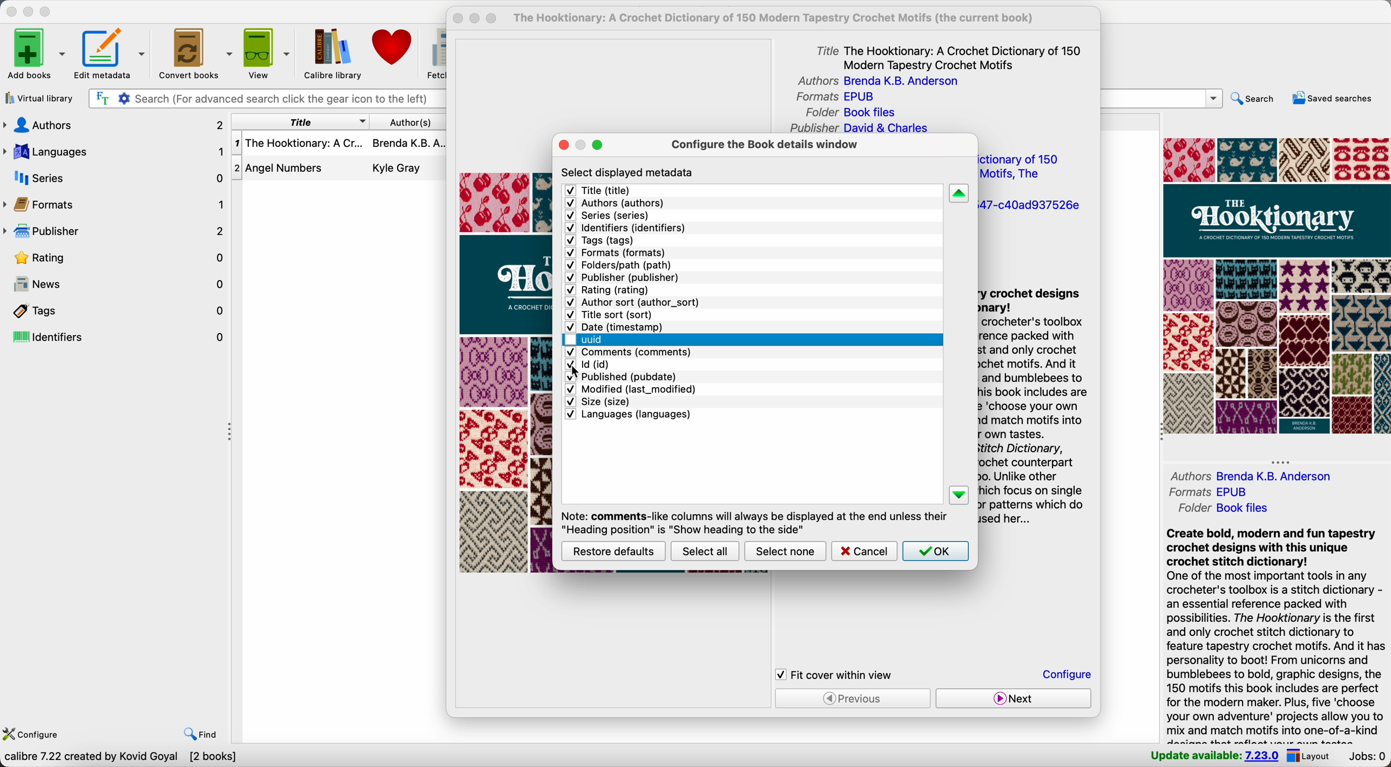 This screenshot has width=1391, height=767. Describe the element at coordinates (1214, 754) in the screenshot. I see `update available` at that location.